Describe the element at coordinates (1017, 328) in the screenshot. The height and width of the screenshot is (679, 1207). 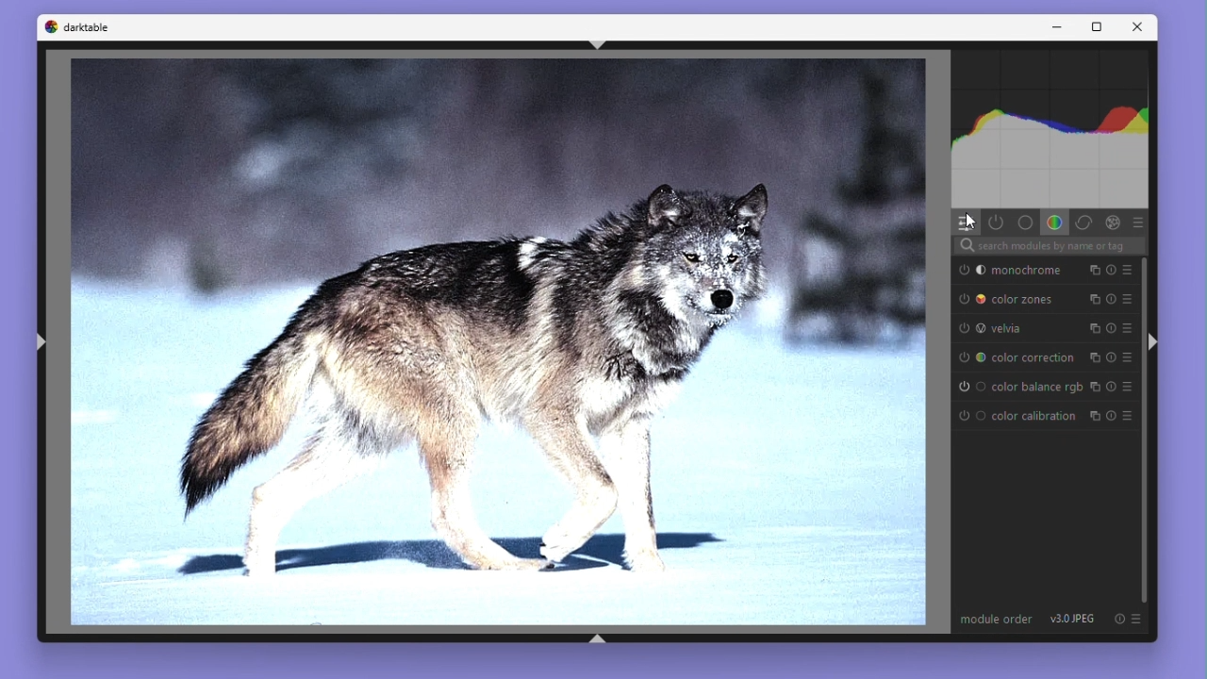
I see `velvia` at that location.